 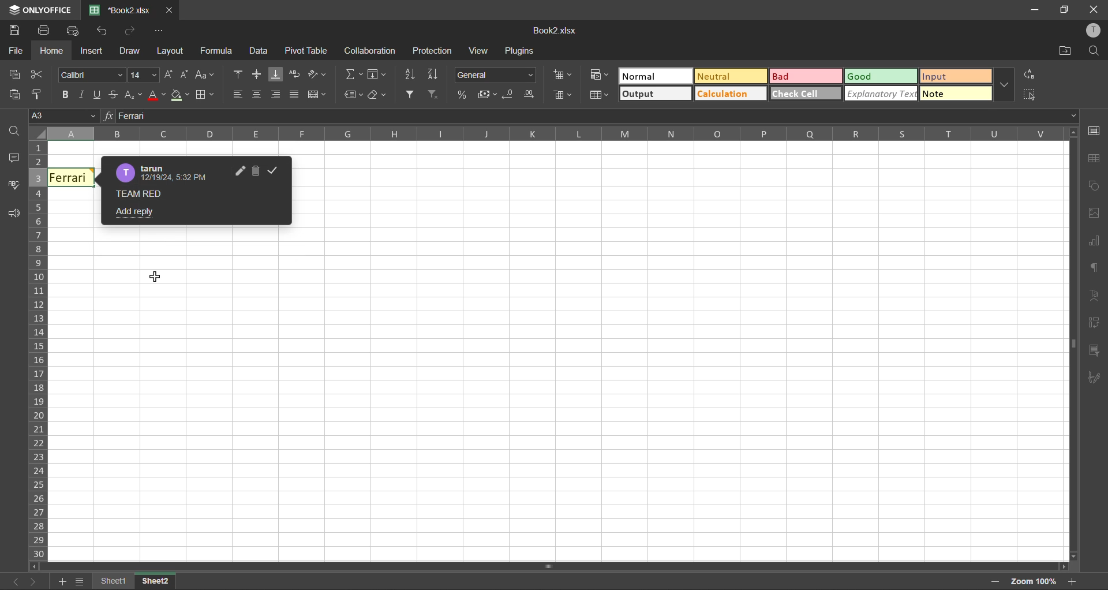 I want to click on save, so click(x=14, y=31).